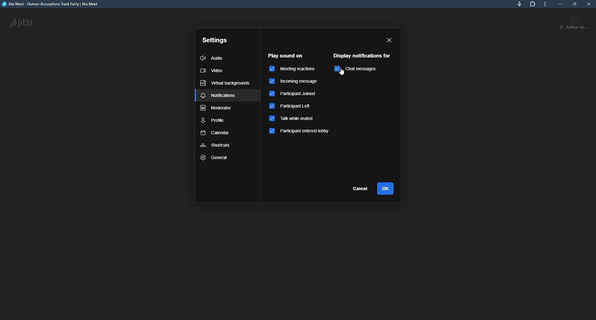 The width and height of the screenshot is (596, 320). I want to click on audio, so click(211, 58).